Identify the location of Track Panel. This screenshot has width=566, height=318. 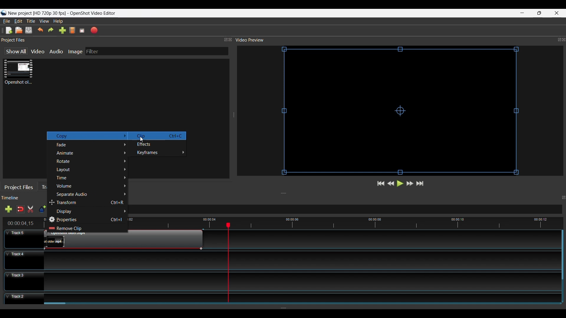
(299, 281).